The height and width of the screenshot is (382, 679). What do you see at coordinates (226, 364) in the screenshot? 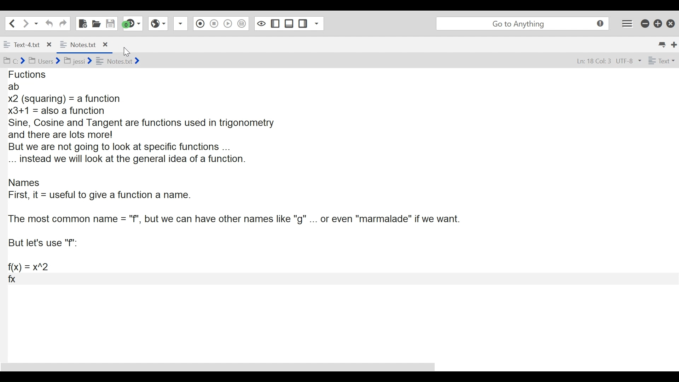
I see `horizontal scroll bar` at bounding box center [226, 364].